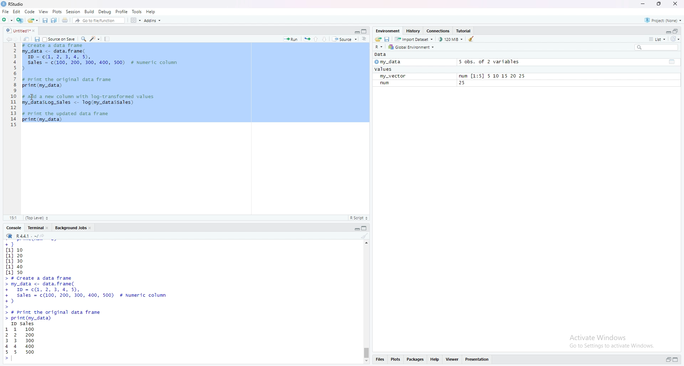 This screenshot has height=366, width=684. Describe the element at coordinates (89, 11) in the screenshot. I see `Build` at that location.